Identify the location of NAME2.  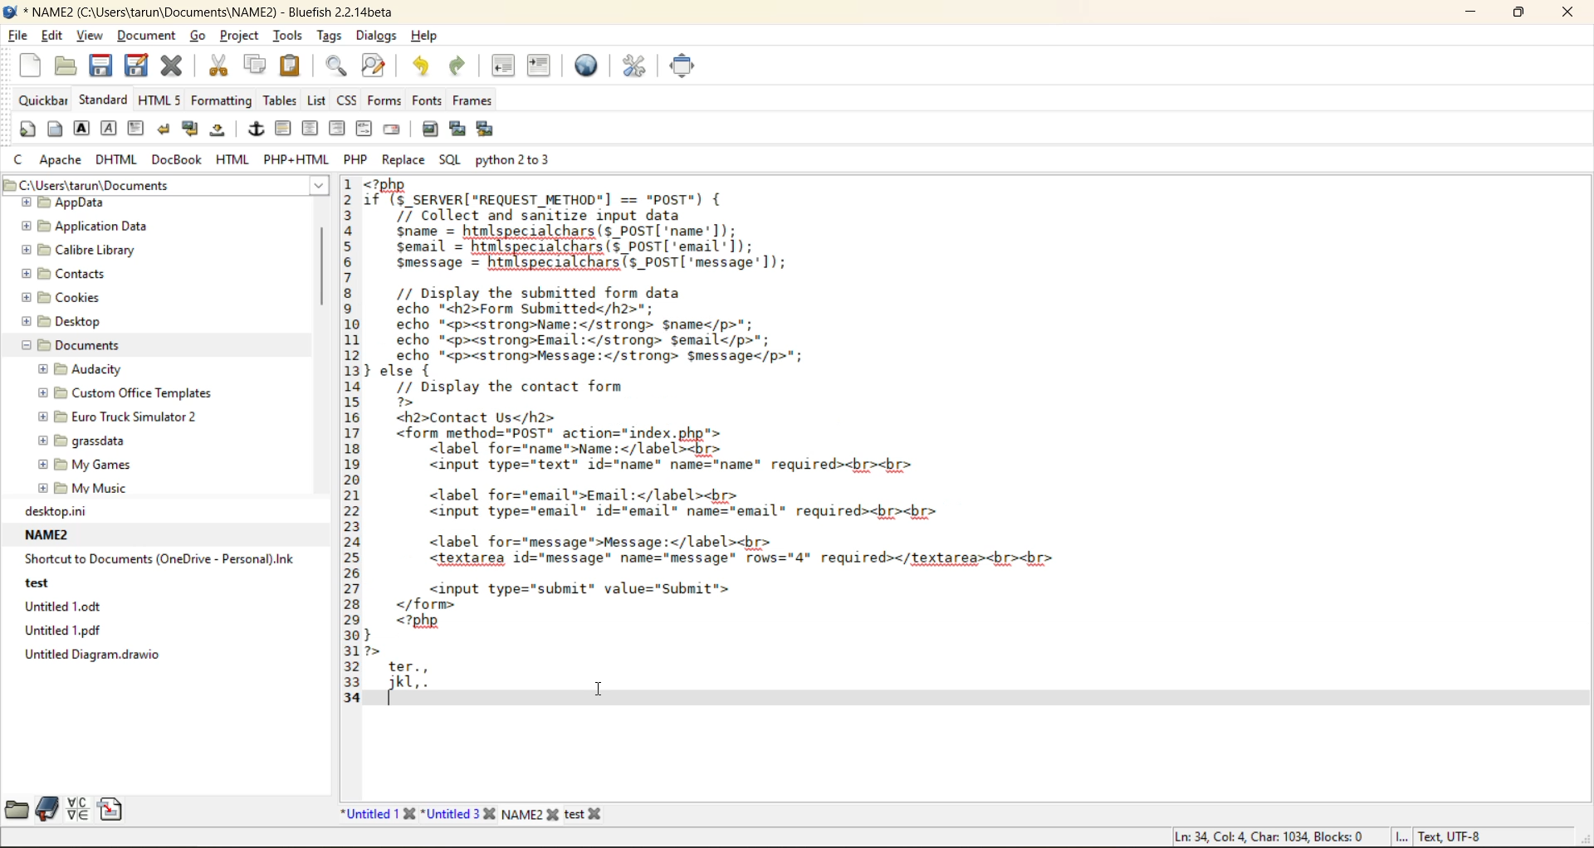
(534, 813).